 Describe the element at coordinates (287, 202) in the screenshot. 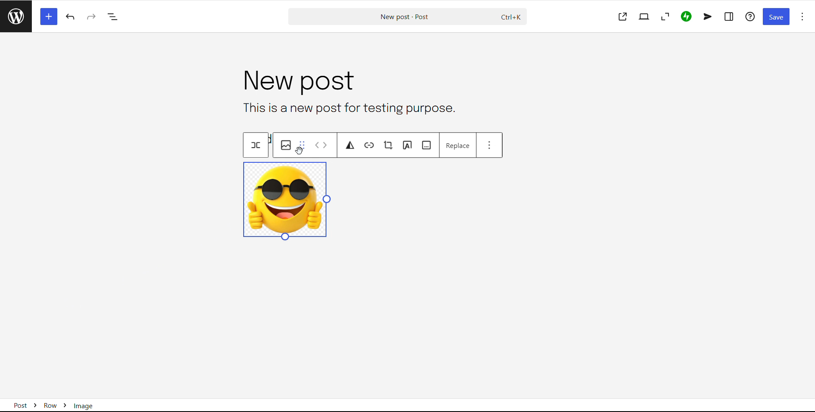

I see `image selected` at that location.